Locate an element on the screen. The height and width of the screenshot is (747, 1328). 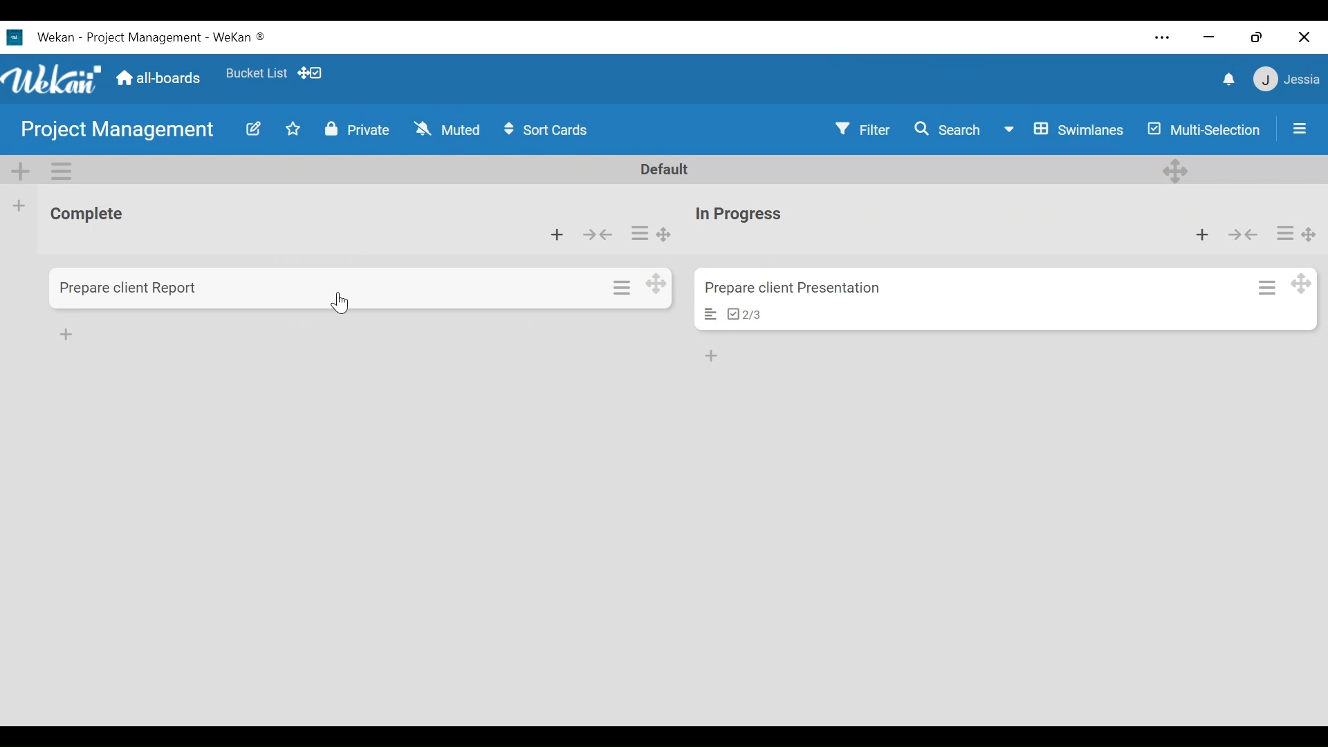
Sidebar is located at coordinates (1300, 128).